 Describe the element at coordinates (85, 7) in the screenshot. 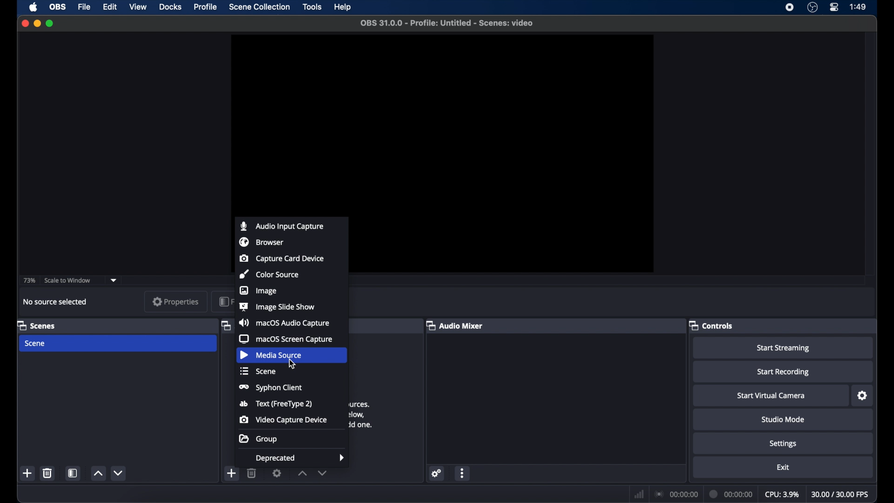

I see `file` at that location.